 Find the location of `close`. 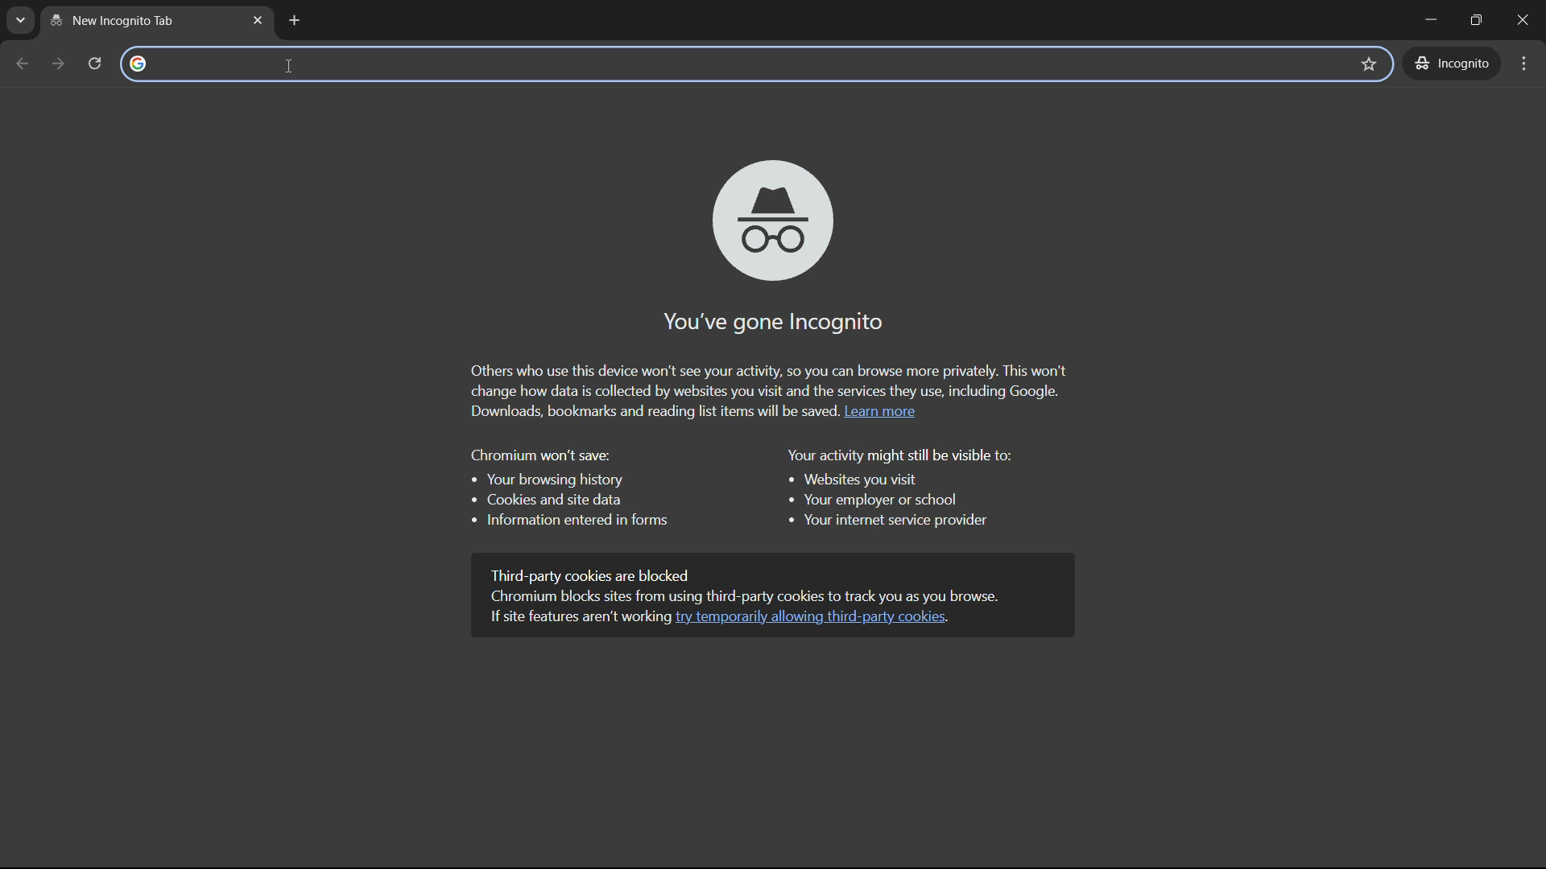

close is located at coordinates (258, 20).